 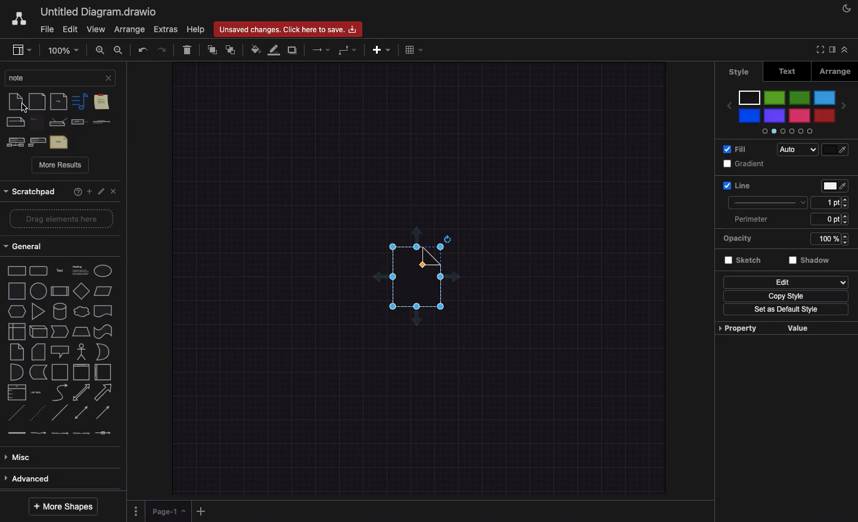 I want to click on Arrows, so click(x=319, y=49).